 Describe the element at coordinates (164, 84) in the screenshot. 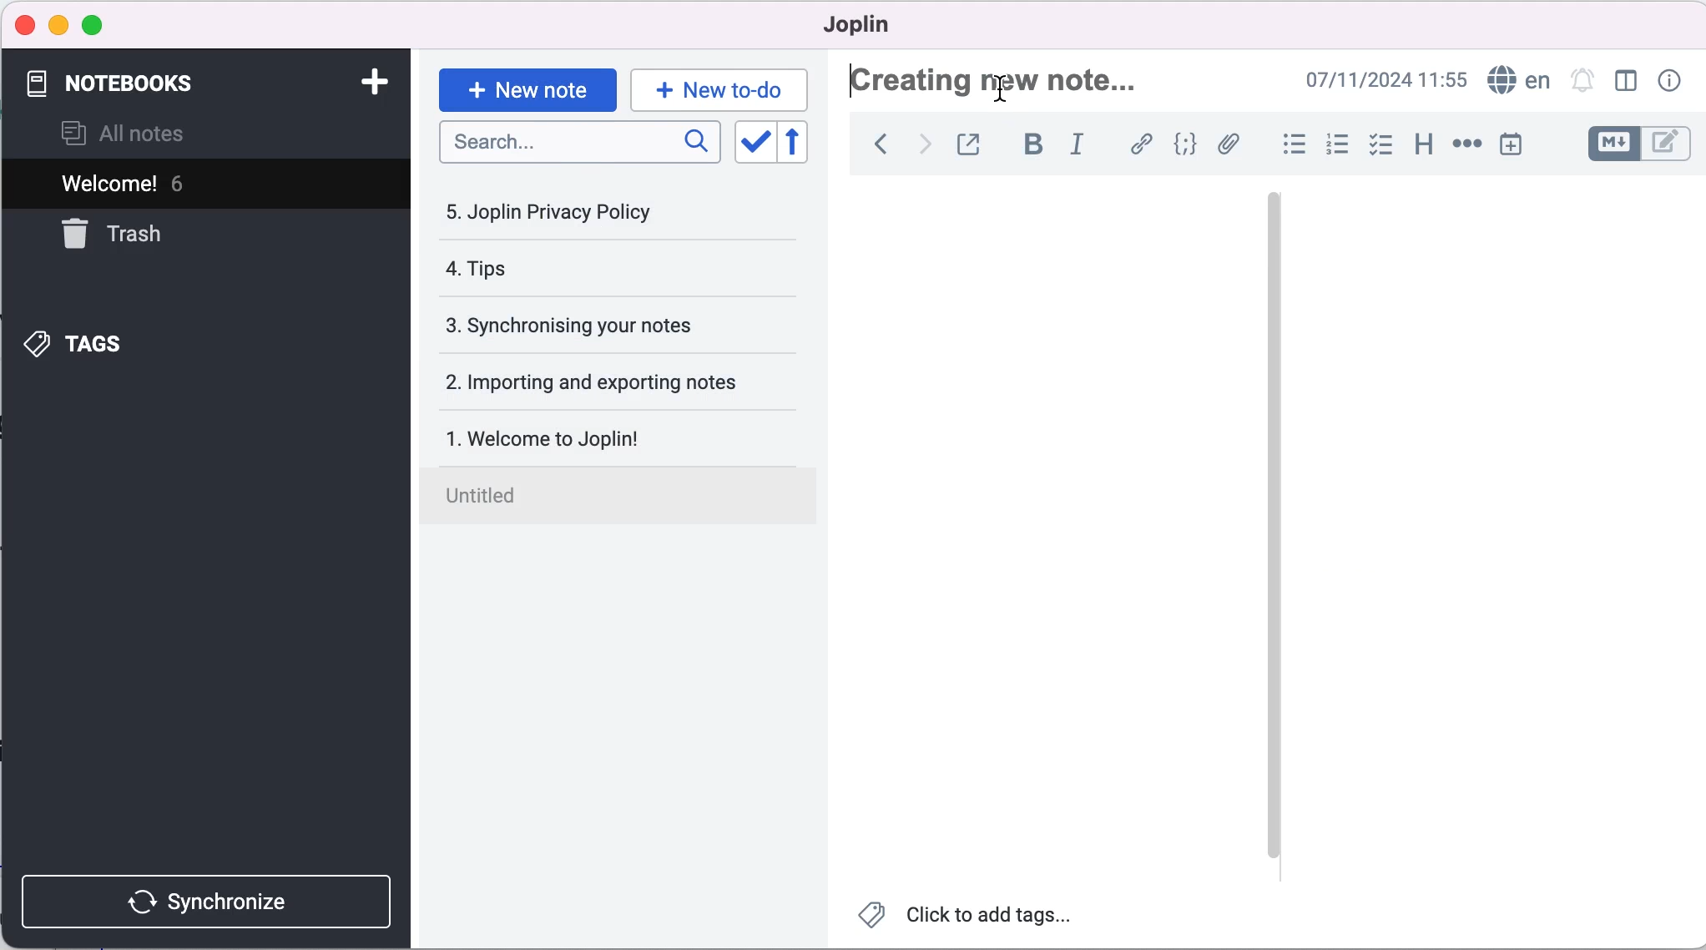

I see `notebooks` at that location.